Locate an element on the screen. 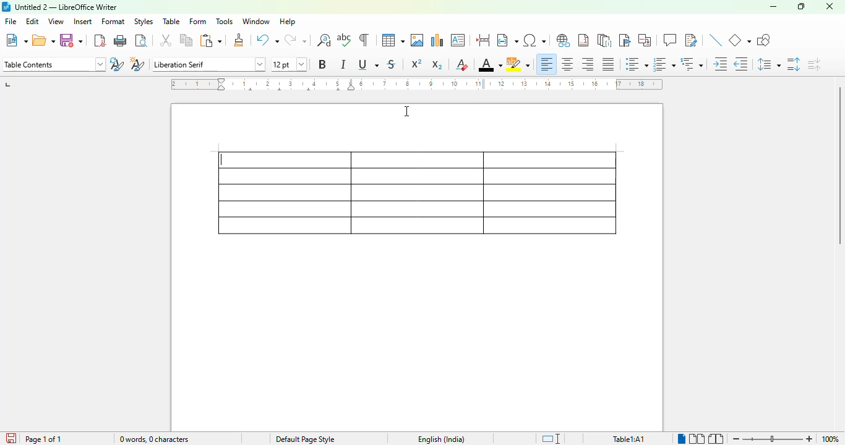 The image size is (845, 445). close is located at coordinates (830, 6).